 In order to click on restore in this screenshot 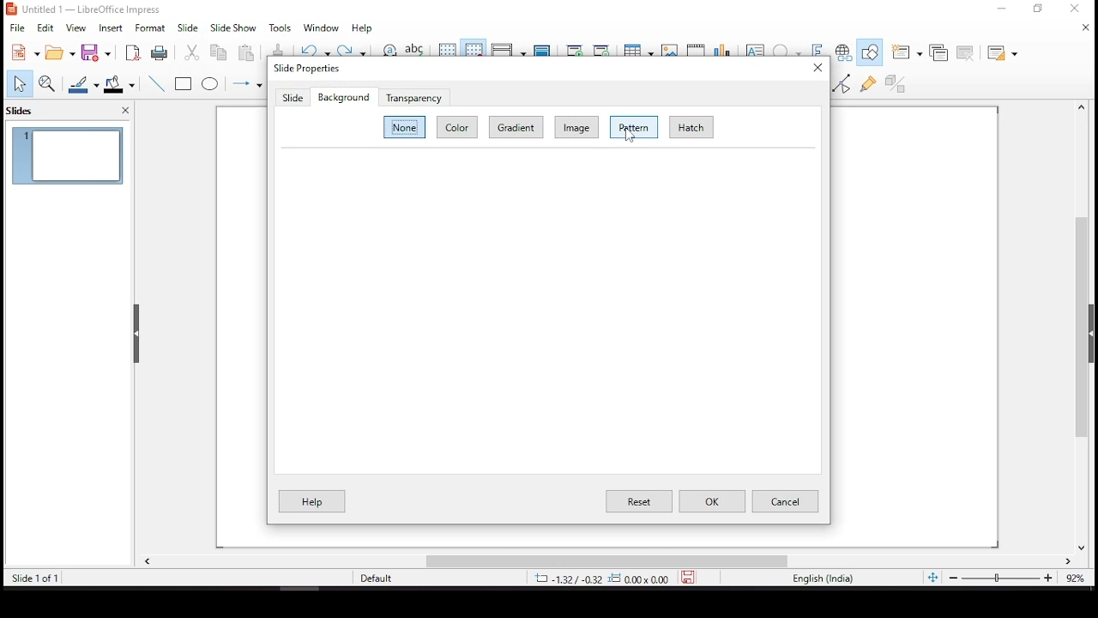, I will do `click(1038, 9)`.